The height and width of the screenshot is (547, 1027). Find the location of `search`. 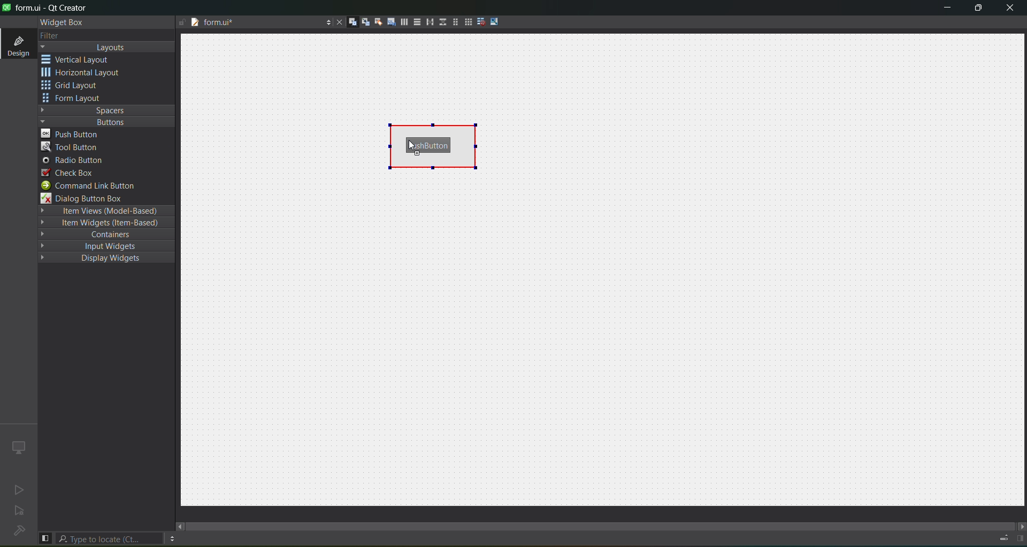

search is located at coordinates (110, 538).